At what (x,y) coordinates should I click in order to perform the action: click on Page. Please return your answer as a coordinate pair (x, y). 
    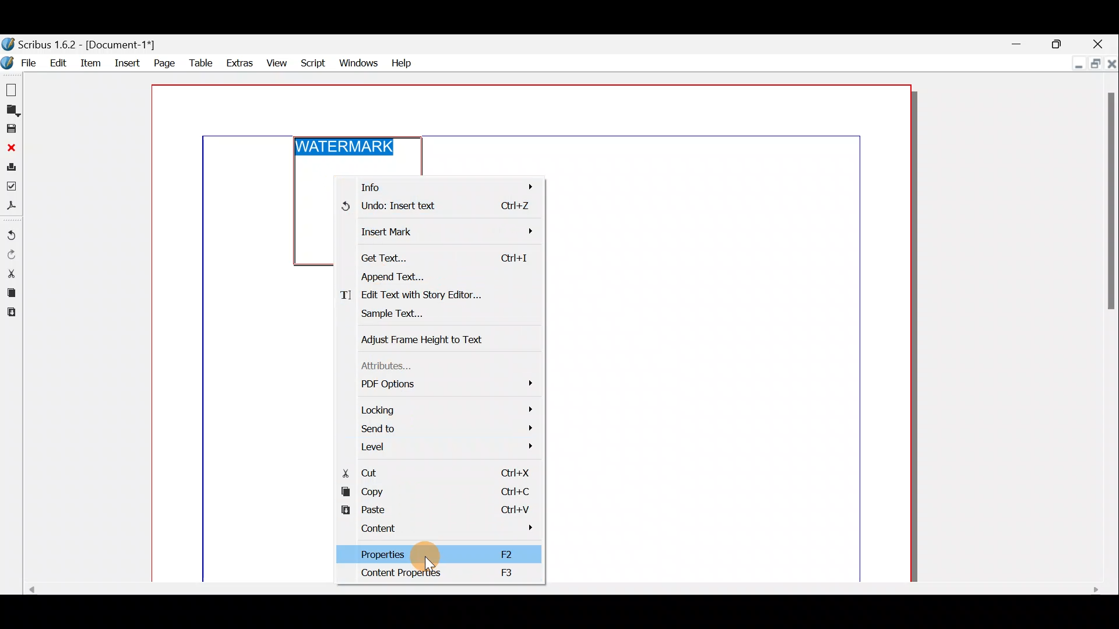
    Looking at the image, I should click on (163, 62).